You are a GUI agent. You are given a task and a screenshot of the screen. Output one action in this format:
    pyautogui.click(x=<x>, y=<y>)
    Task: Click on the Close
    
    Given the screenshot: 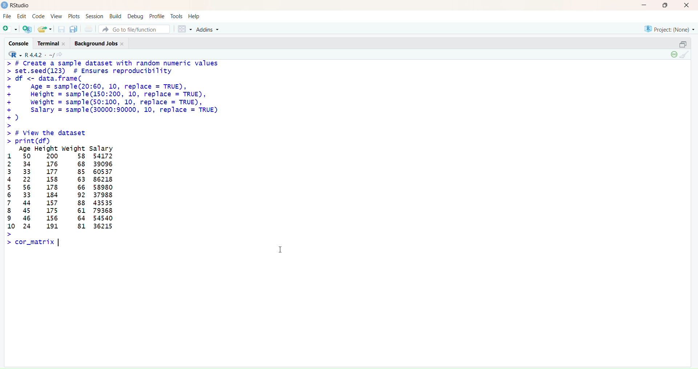 What is the action you would take?
    pyautogui.click(x=686, y=6)
    